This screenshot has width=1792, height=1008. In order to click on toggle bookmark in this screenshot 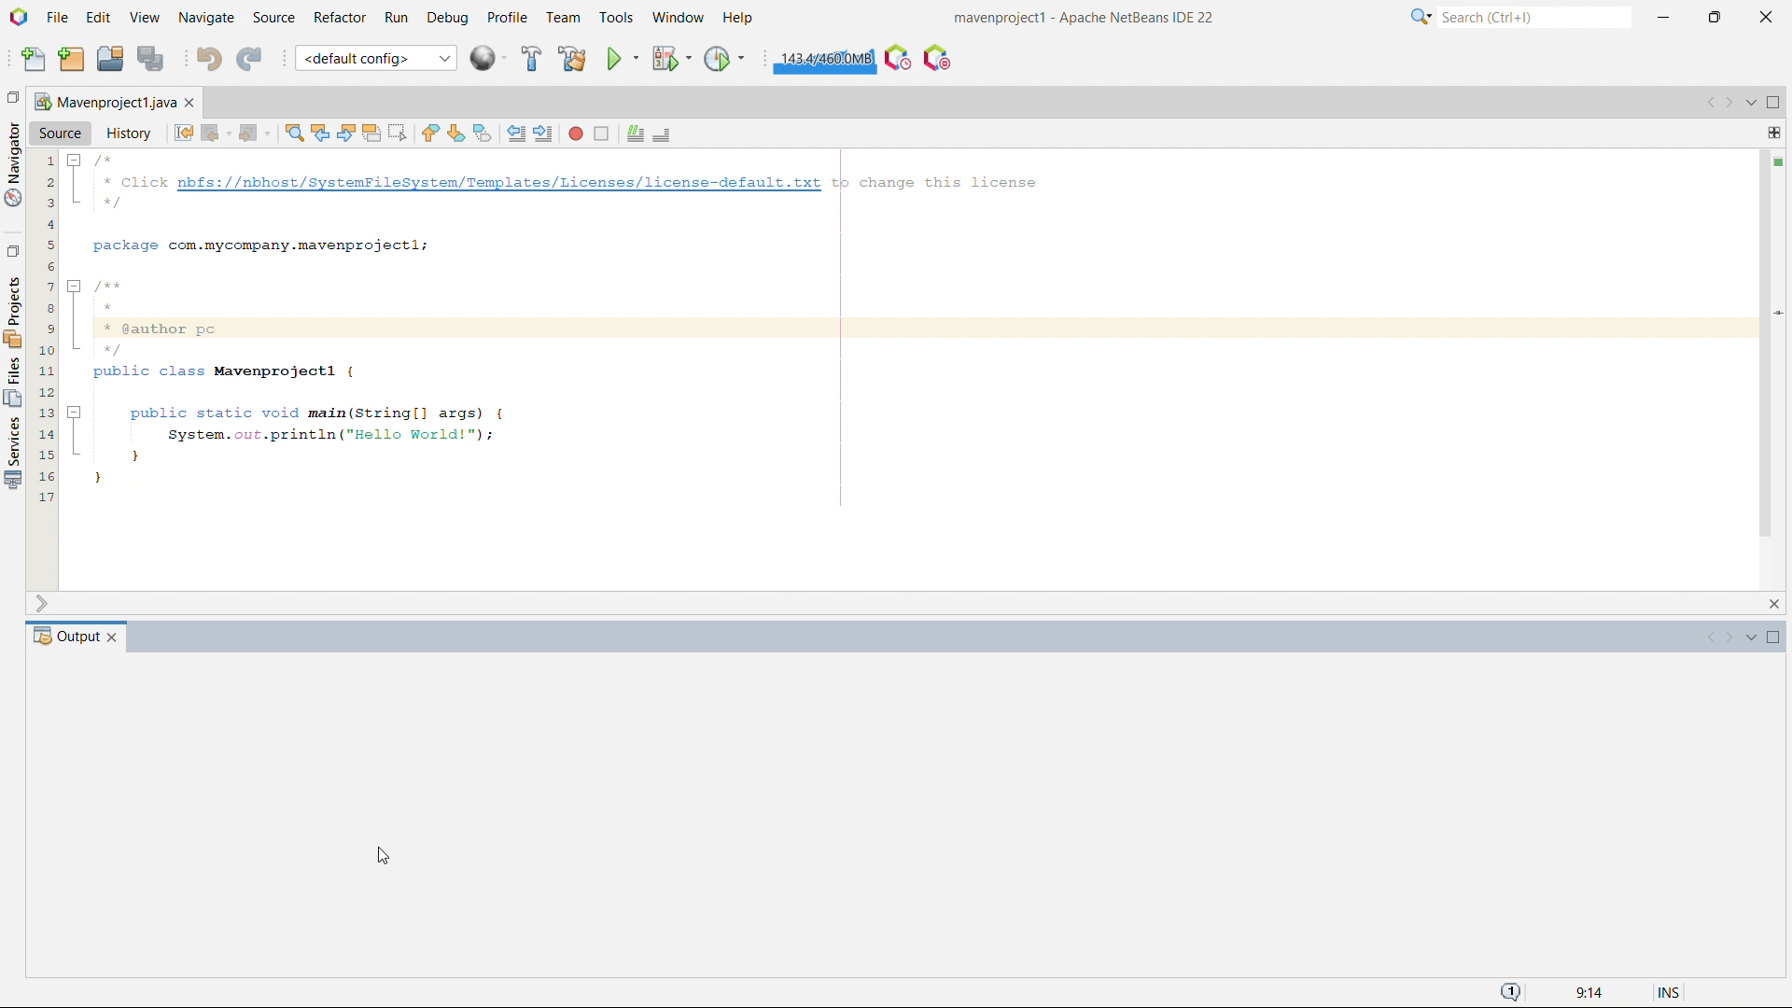, I will do `click(483, 133)`.